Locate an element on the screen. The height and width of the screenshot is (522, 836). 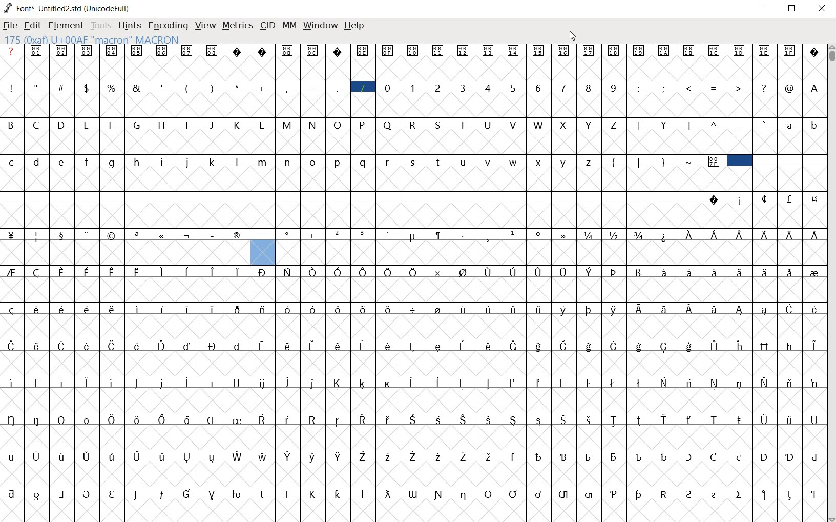
Symbol is located at coordinates (565, 51).